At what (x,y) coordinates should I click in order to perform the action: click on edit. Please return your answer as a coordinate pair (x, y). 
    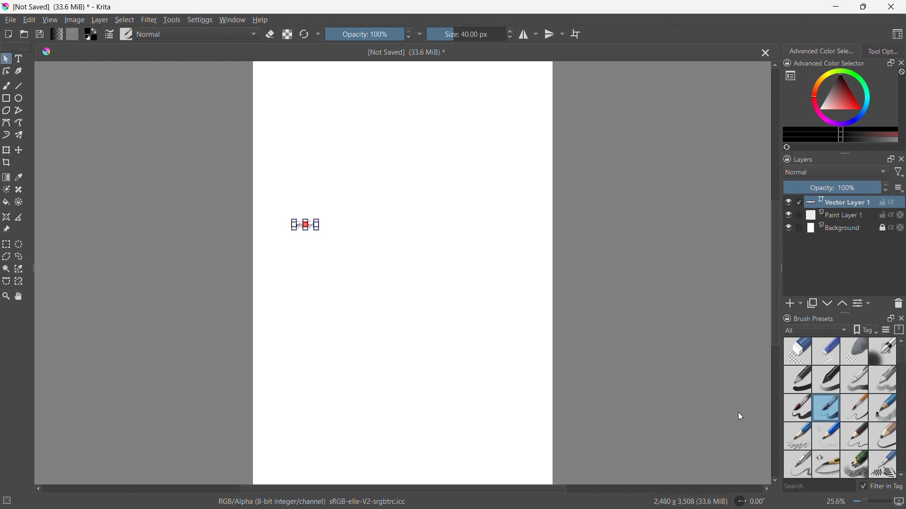
    Looking at the image, I should click on (29, 20).